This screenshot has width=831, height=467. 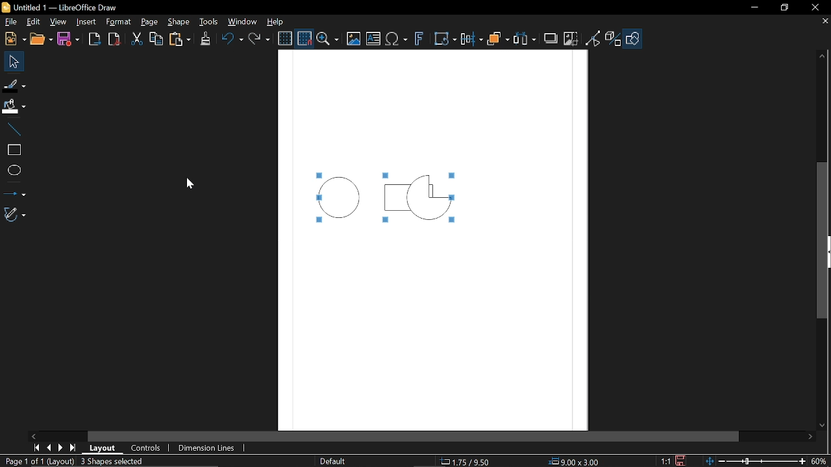 What do you see at coordinates (814, 6) in the screenshot?
I see `Close window` at bounding box center [814, 6].